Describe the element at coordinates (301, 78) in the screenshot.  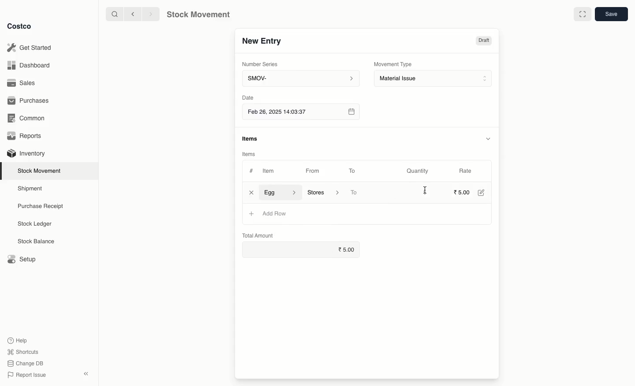
I see `SMOV-` at that location.